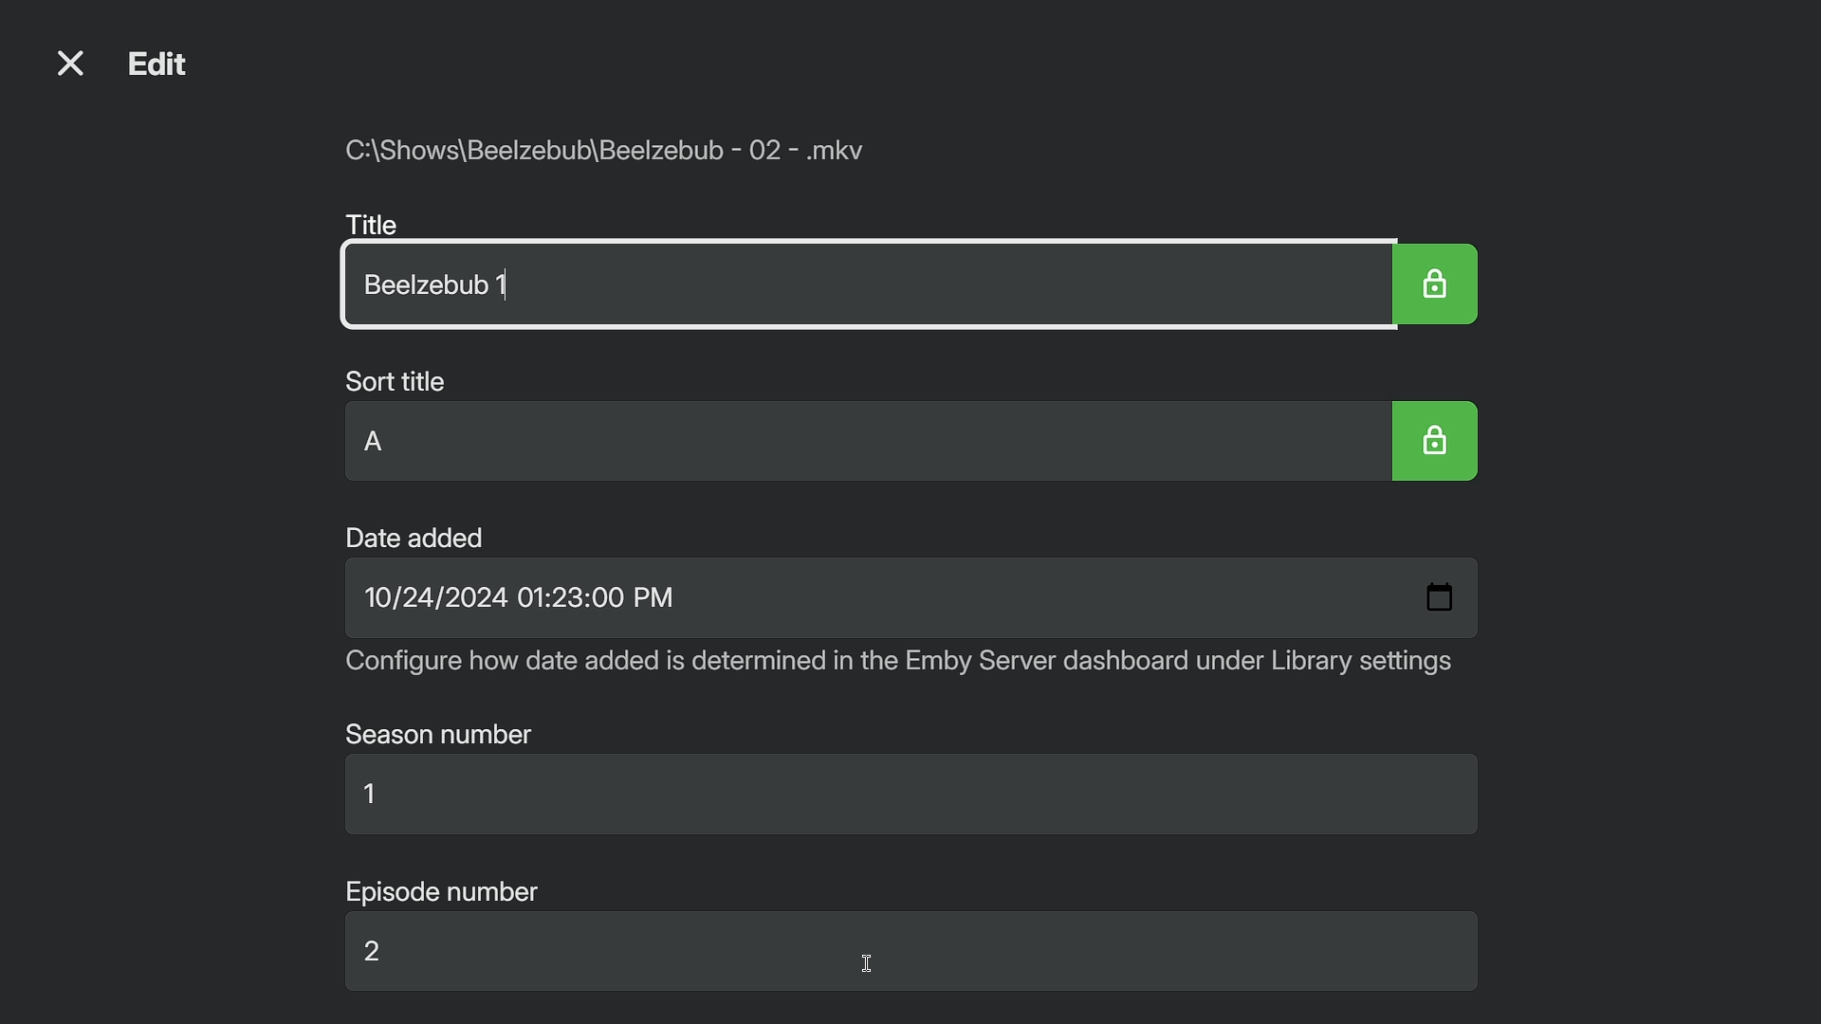 The image size is (1821, 1024). Describe the element at coordinates (899, 668) in the screenshot. I see `Configure how date added is determined` at that location.